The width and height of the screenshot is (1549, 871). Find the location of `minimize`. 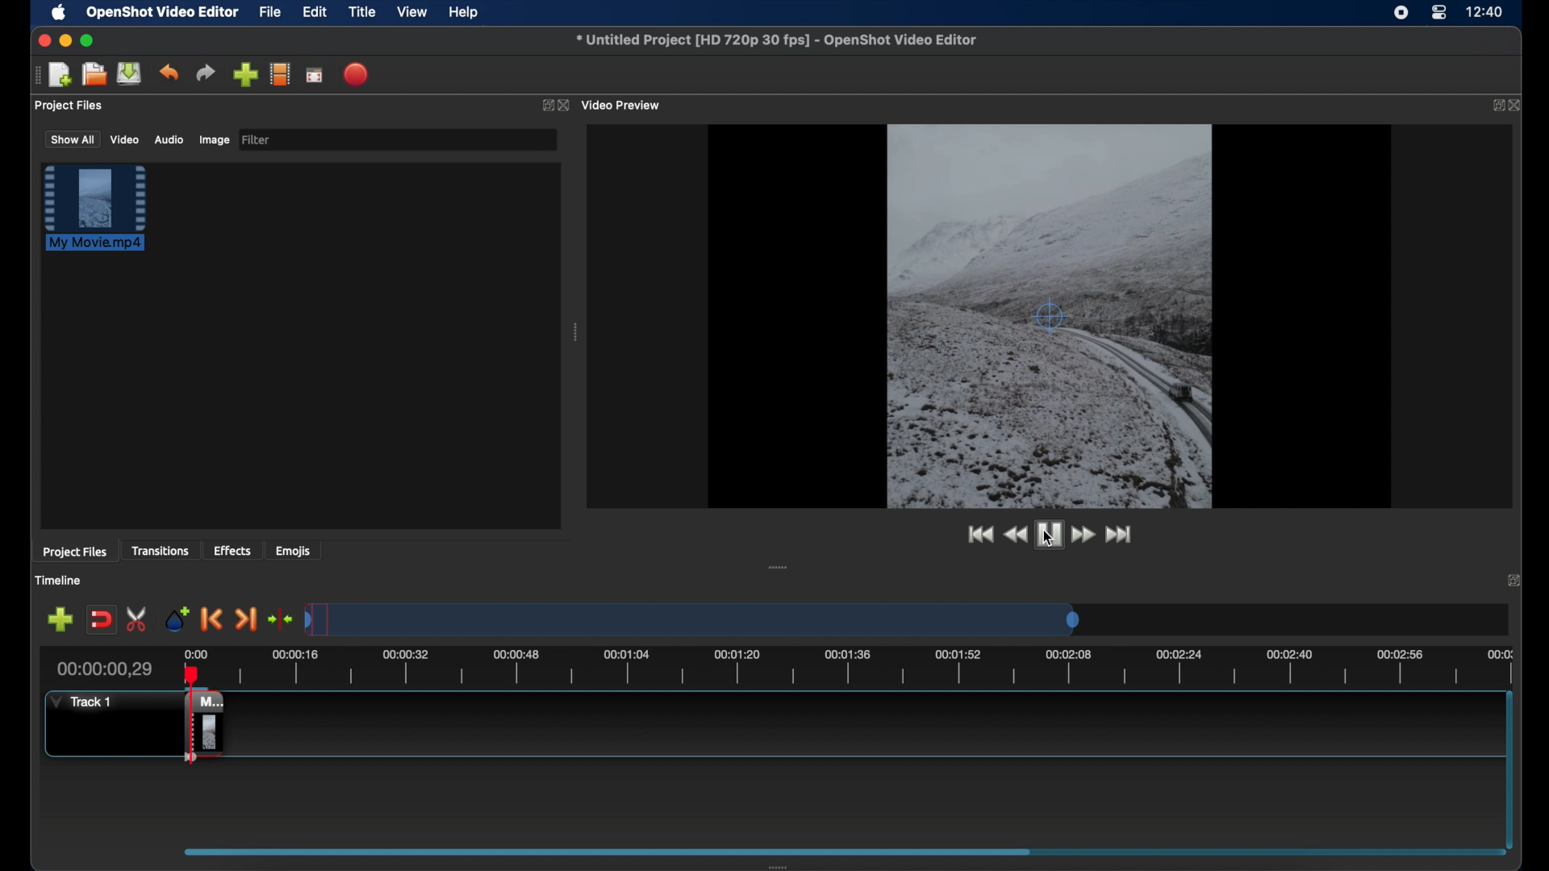

minimize is located at coordinates (65, 40).